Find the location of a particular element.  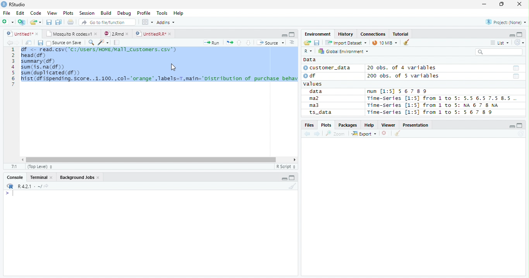

Minimize is located at coordinates (512, 127).